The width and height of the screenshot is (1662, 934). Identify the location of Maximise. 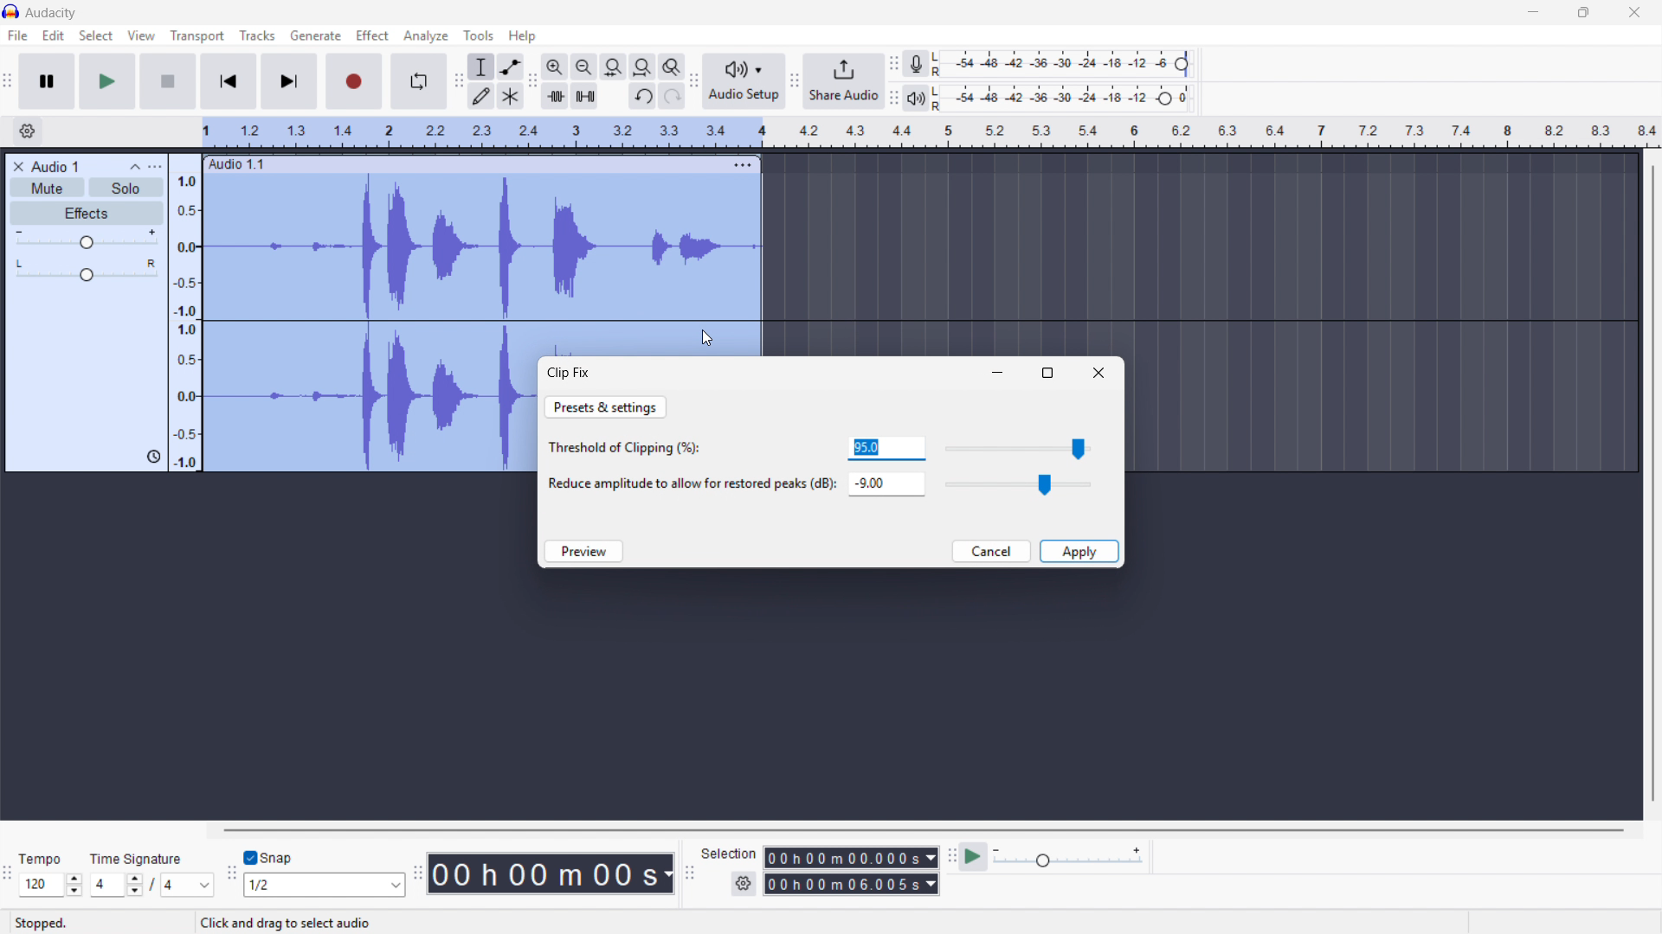
(1586, 13).